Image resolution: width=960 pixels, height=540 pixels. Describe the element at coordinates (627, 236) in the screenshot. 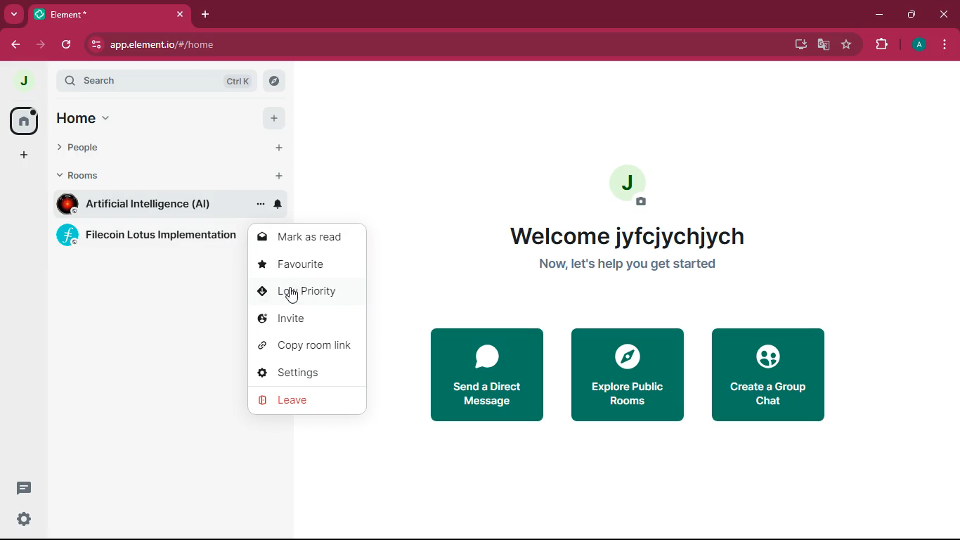

I see `welcome` at that location.